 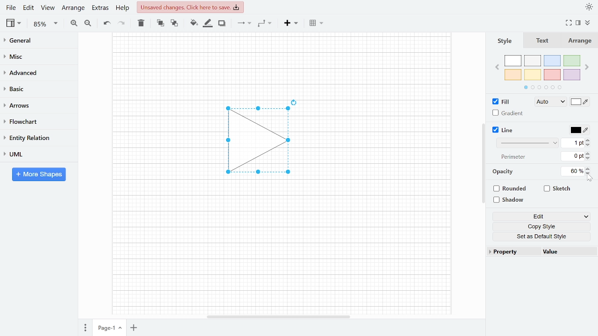 I want to click on workspace, so click(x=160, y=141).